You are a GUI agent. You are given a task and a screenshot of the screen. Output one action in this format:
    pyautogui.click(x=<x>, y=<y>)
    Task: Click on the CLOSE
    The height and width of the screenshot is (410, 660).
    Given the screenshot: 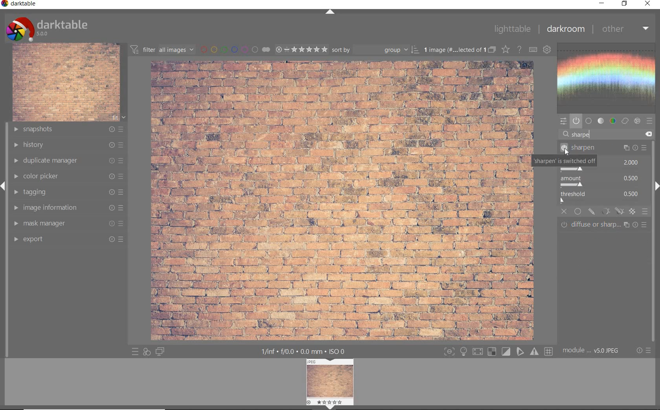 What is the action you would take?
    pyautogui.click(x=565, y=212)
    